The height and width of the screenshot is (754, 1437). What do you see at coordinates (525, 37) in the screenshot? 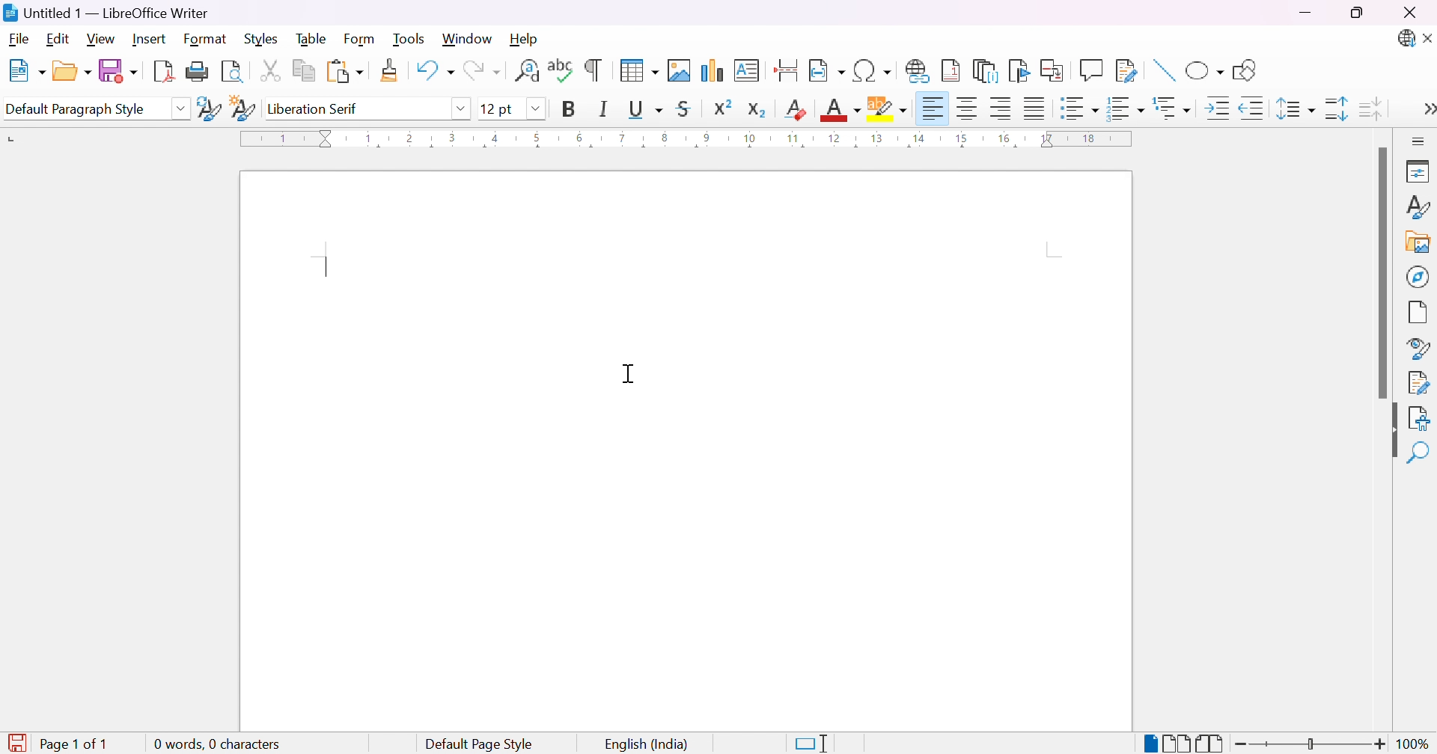
I see `Help` at bounding box center [525, 37].